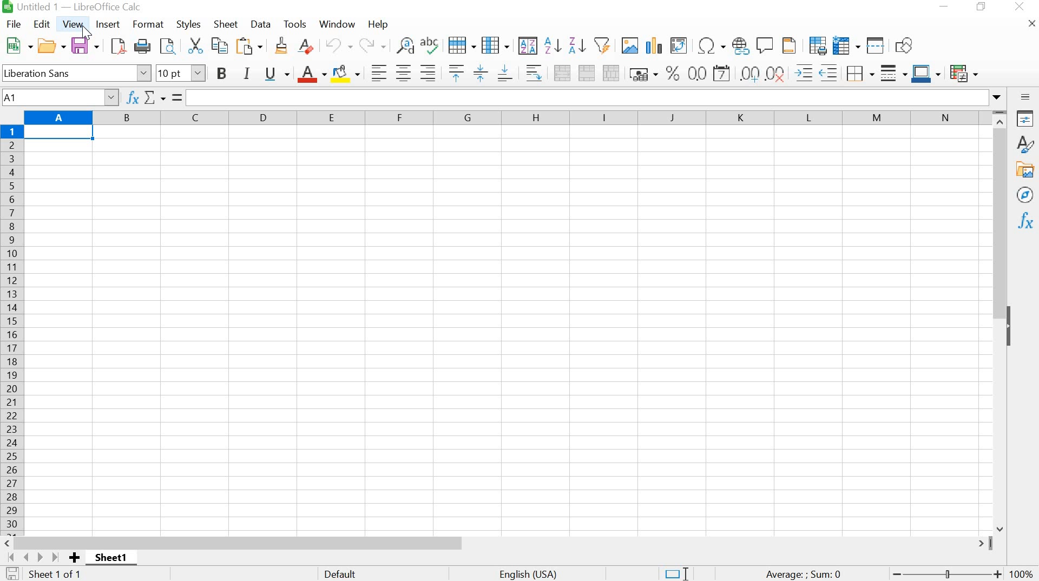 This screenshot has height=581, width=1039. What do you see at coordinates (262, 24) in the screenshot?
I see `DATA` at bounding box center [262, 24].